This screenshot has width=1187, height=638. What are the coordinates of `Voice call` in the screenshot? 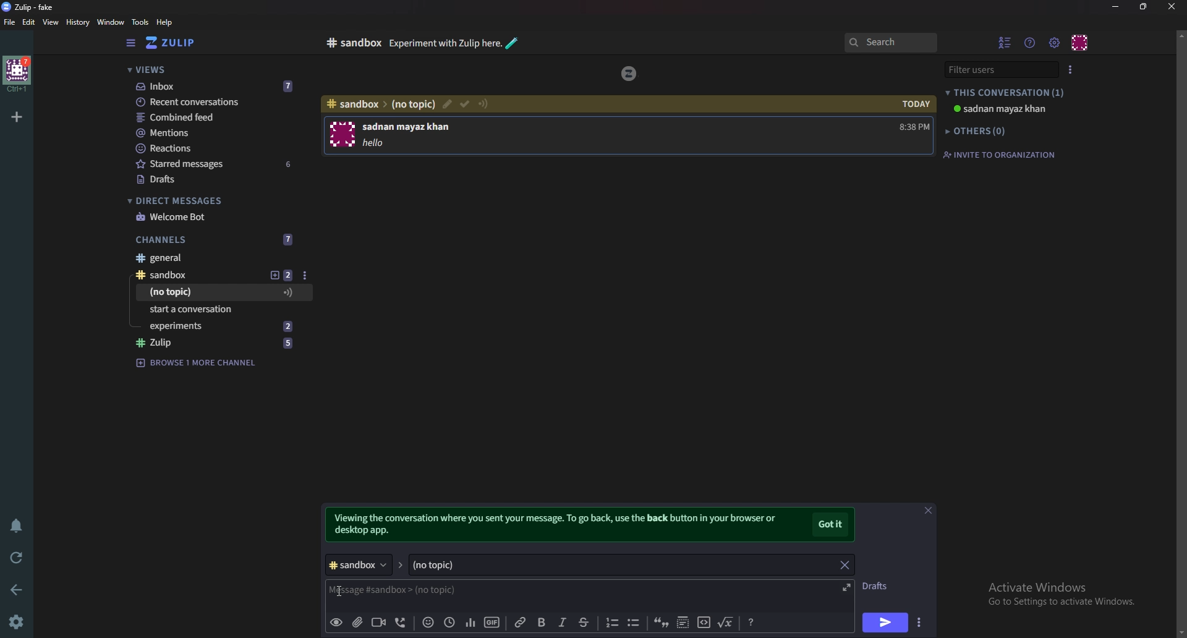 It's located at (402, 623).